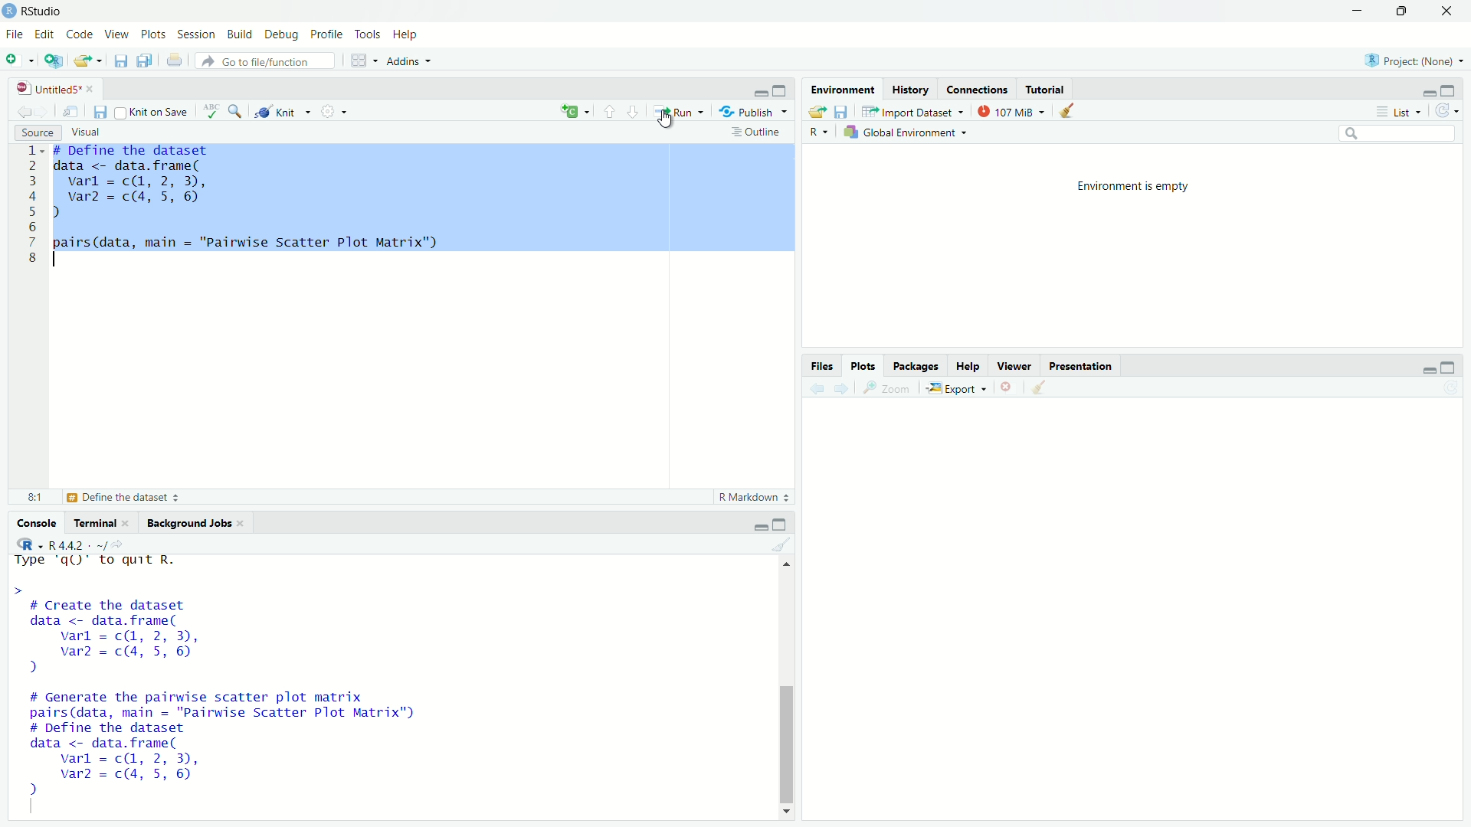  I want to click on History, so click(910, 89).